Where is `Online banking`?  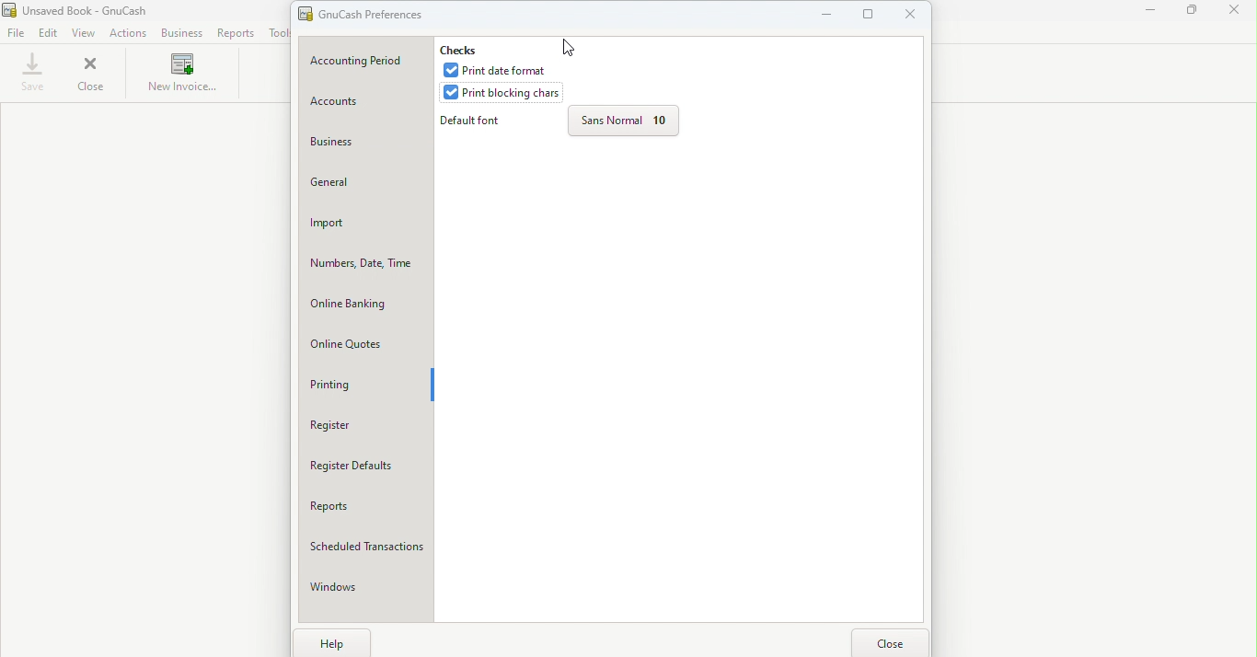 Online banking is located at coordinates (367, 303).